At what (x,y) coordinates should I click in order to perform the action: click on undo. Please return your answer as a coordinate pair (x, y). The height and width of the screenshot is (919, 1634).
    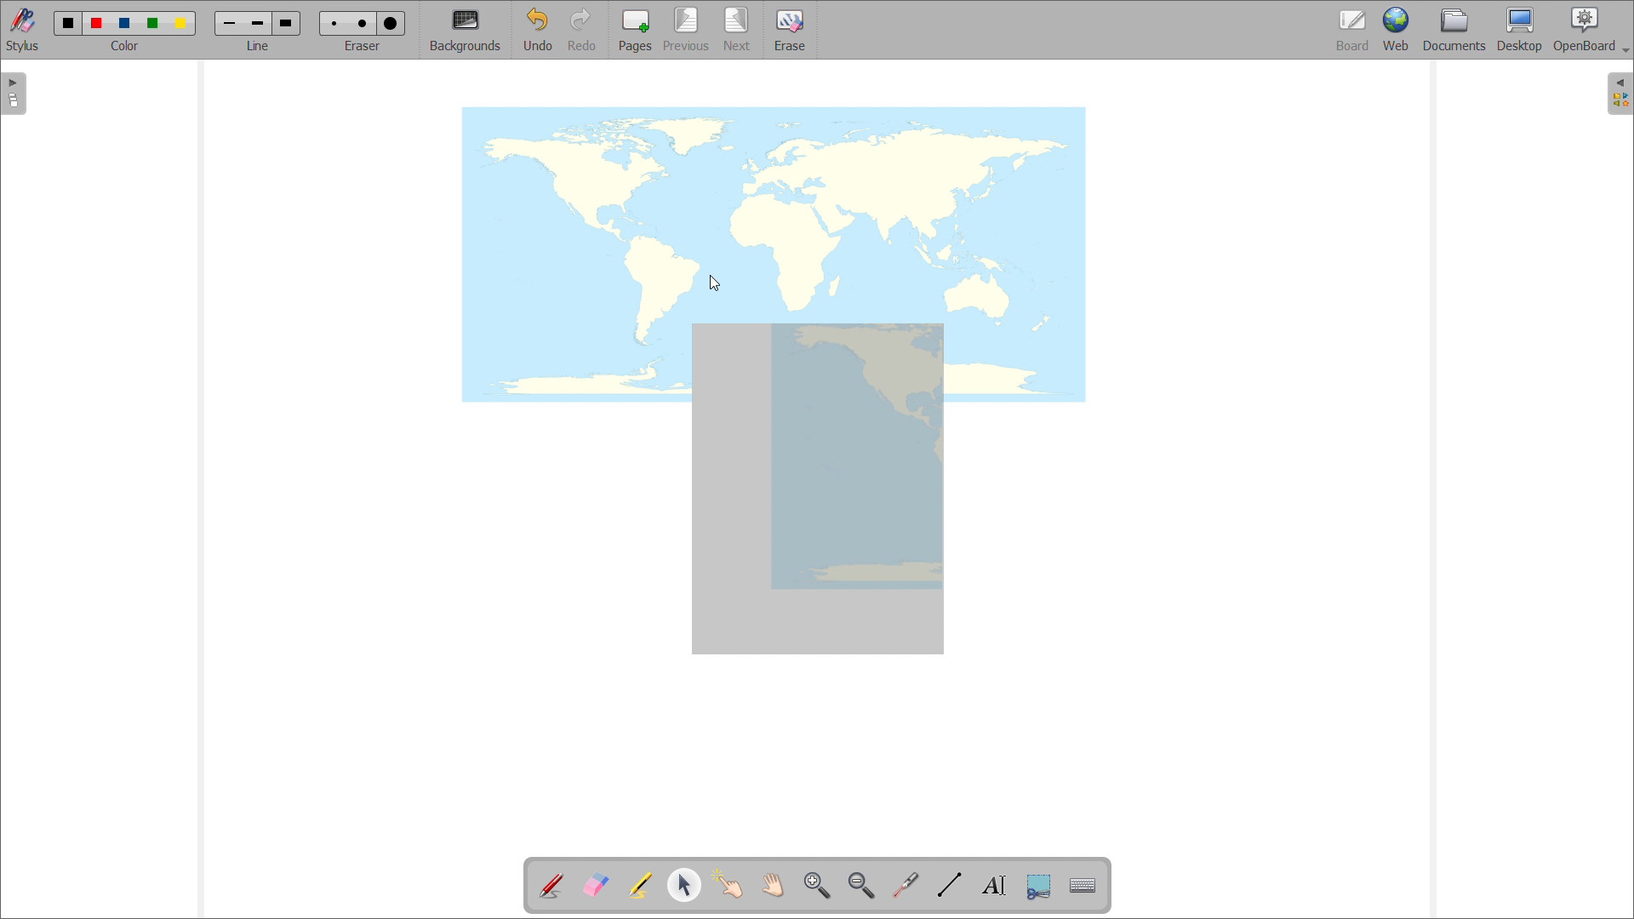
    Looking at the image, I should click on (537, 30).